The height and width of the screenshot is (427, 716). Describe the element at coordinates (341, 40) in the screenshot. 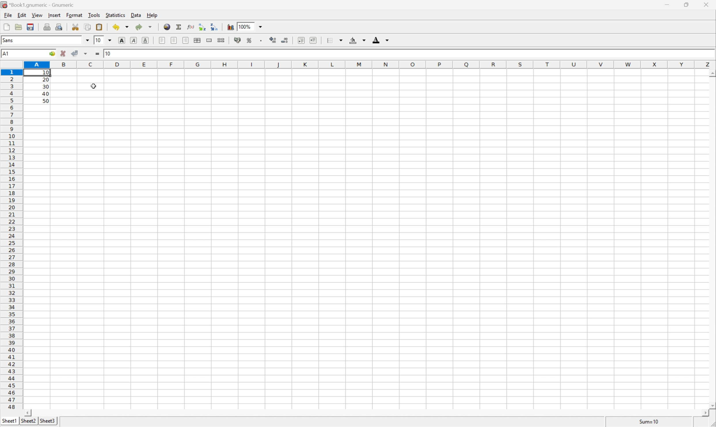

I see `Drop down` at that location.